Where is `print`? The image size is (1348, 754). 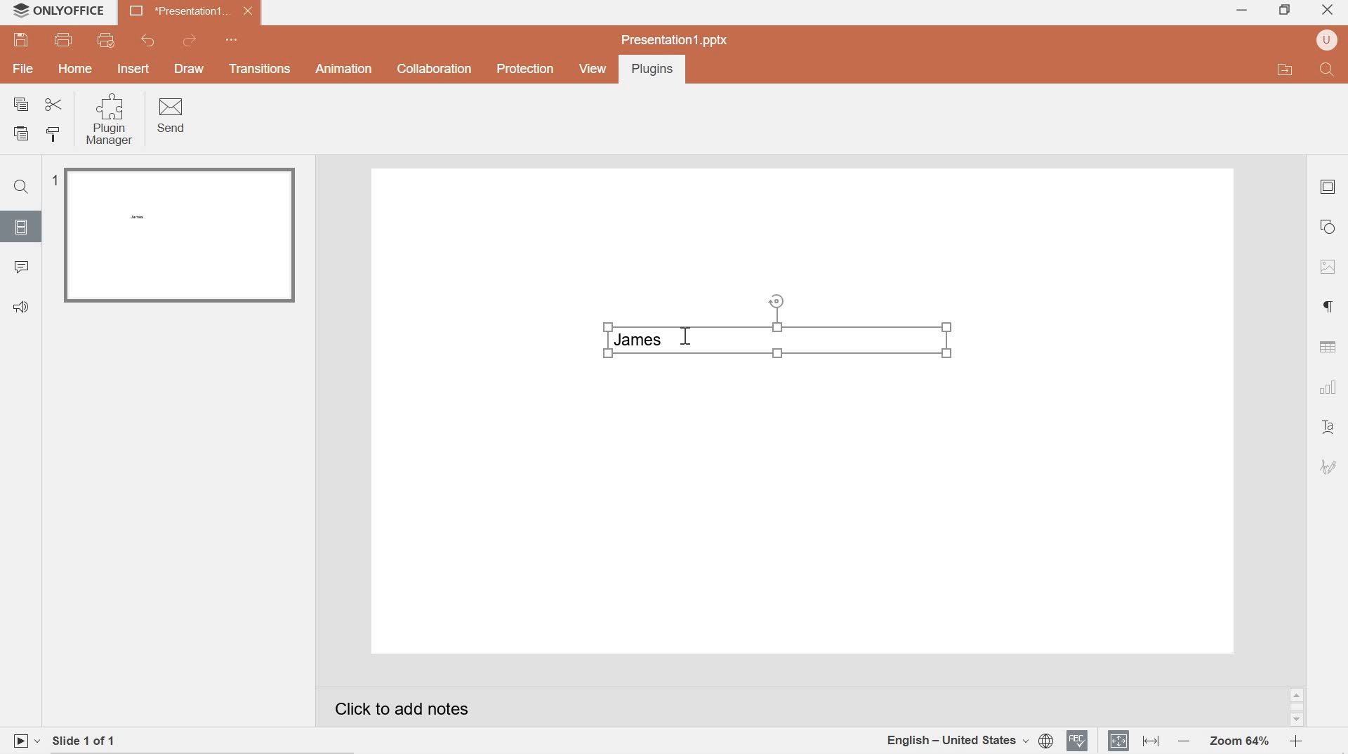
print is located at coordinates (65, 41).